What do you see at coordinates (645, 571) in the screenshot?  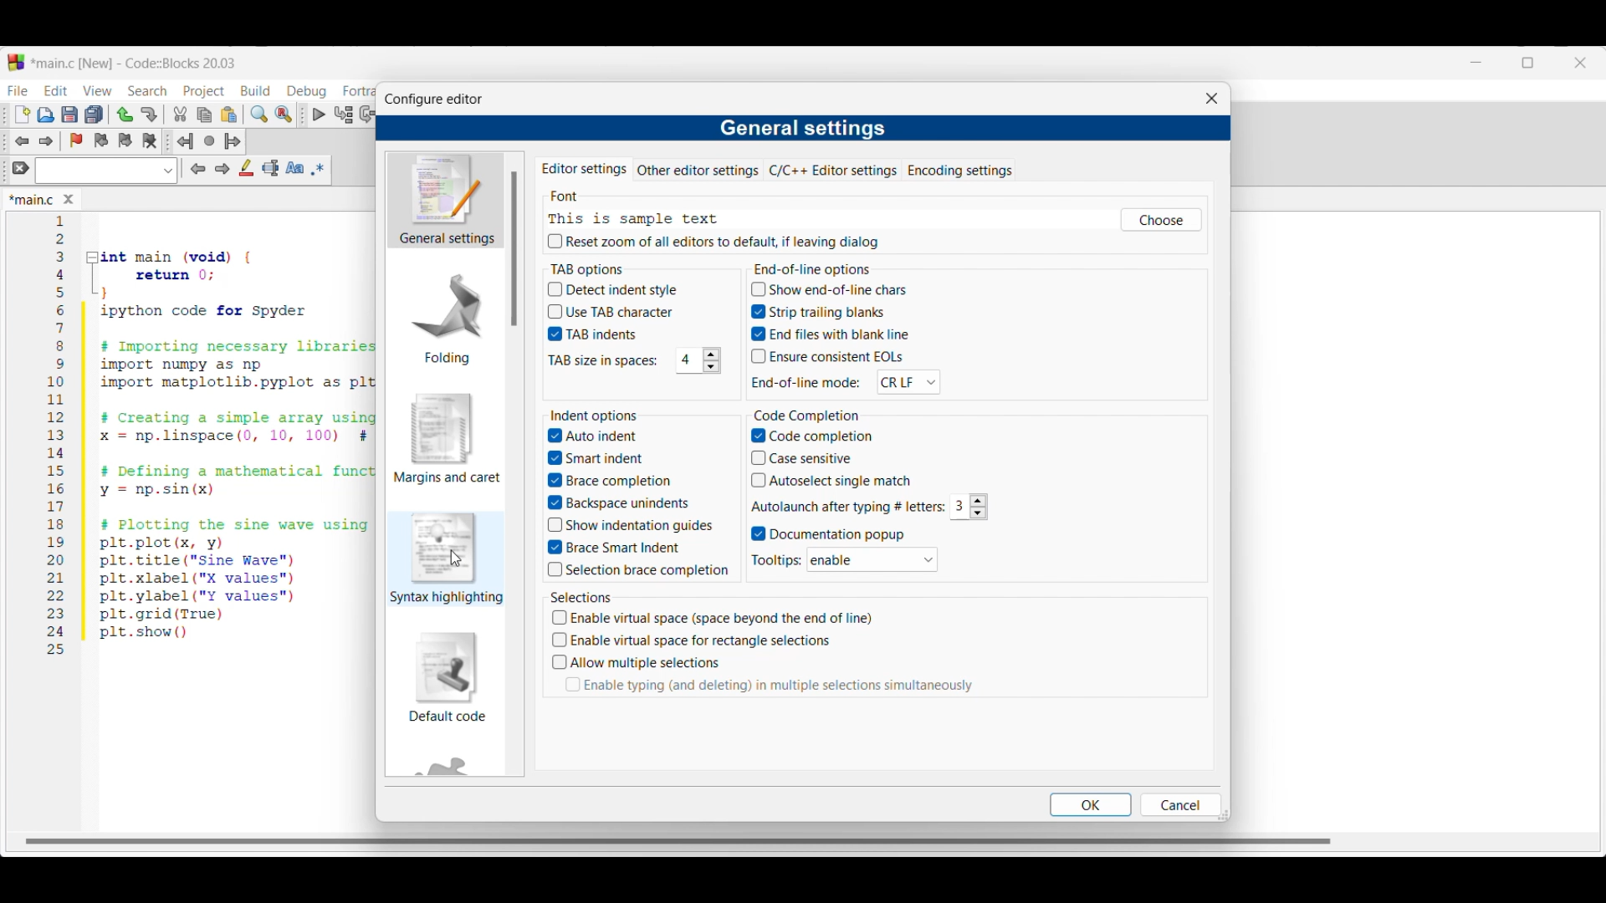 I see `Selection brace completion` at bounding box center [645, 571].